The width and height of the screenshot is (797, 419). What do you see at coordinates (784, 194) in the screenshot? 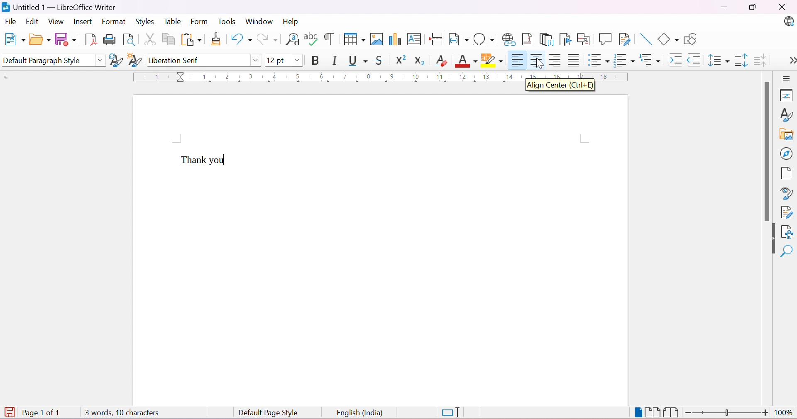
I see `Style Inspector` at bounding box center [784, 194].